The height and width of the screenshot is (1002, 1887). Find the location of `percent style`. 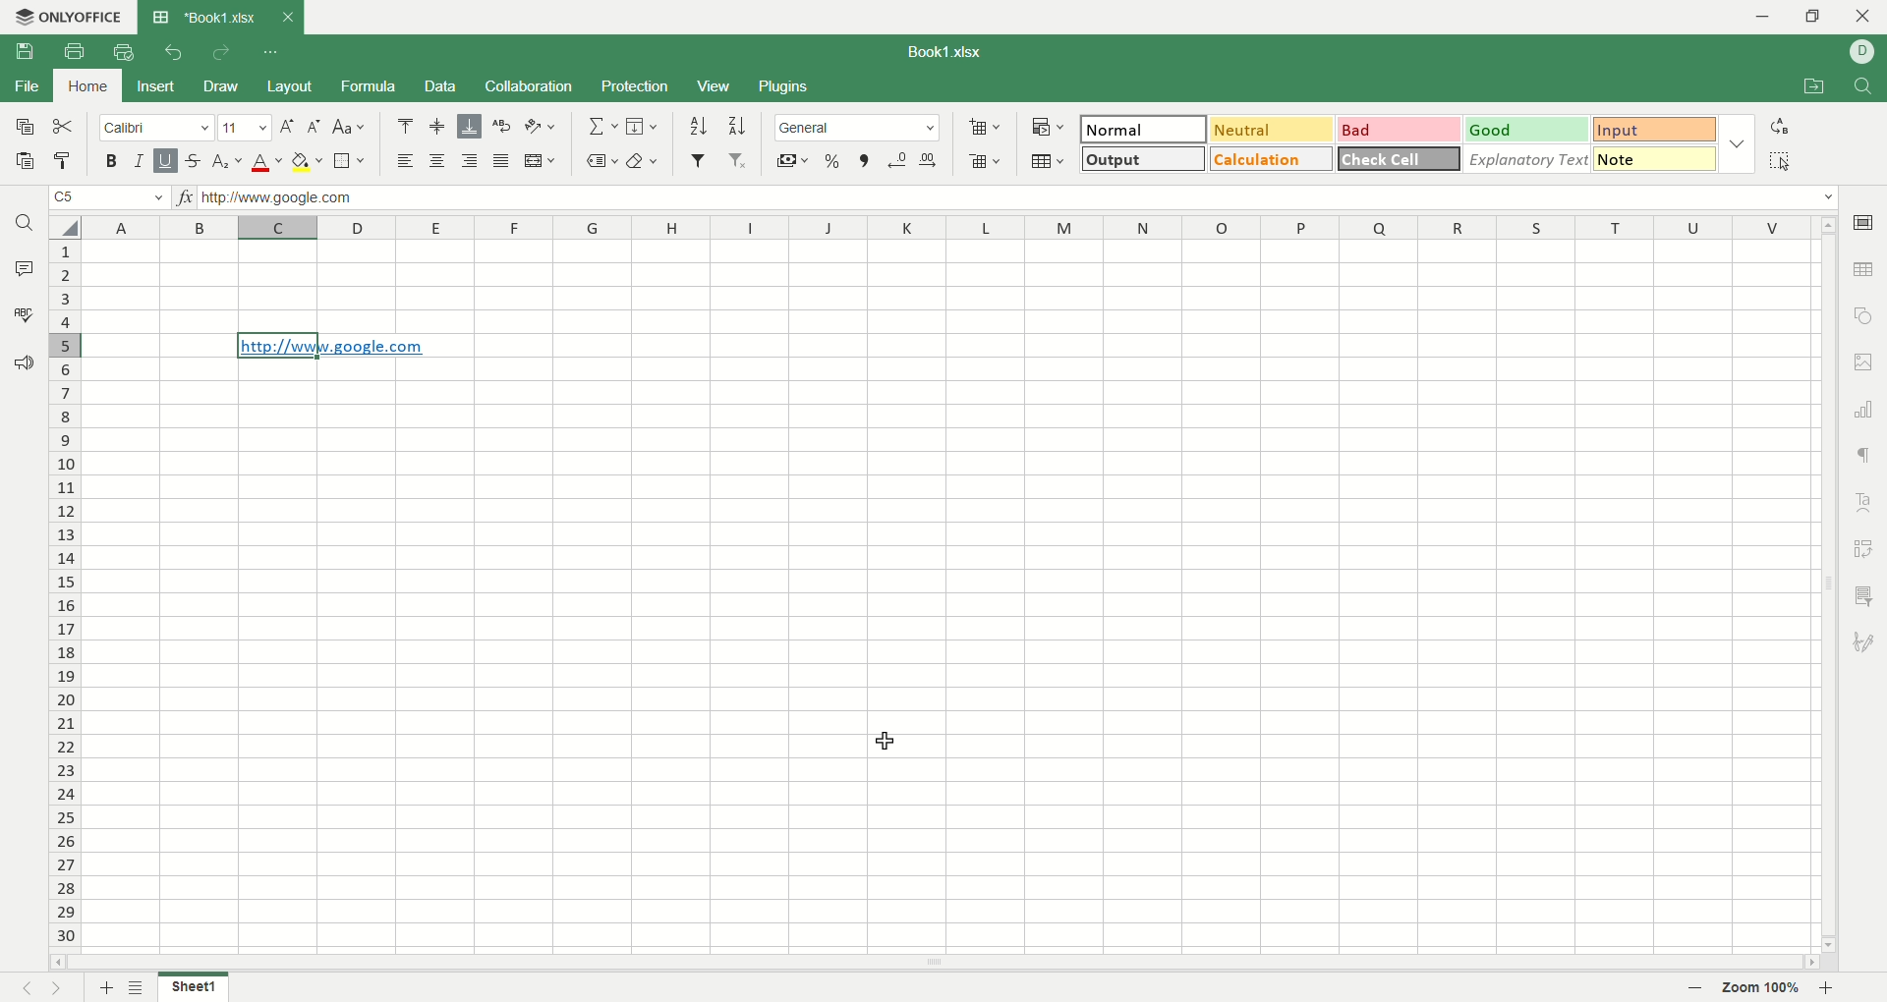

percent style is located at coordinates (833, 160).